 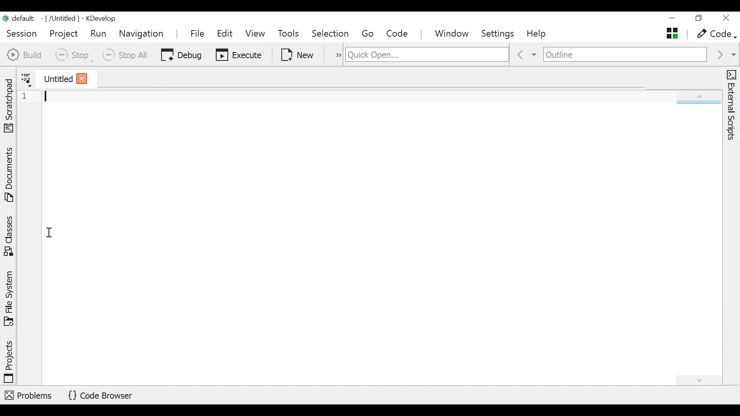 I want to click on File, so click(x=197, y=32).